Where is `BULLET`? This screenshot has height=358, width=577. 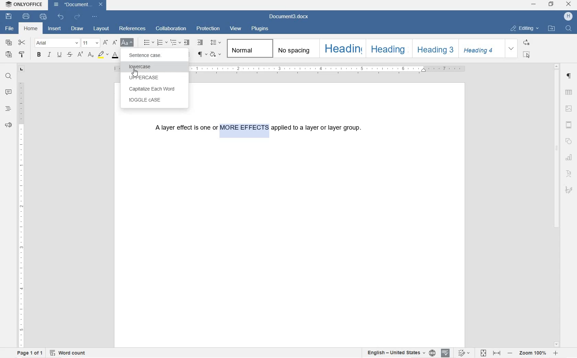 BULLET is located at coordinates (148, 43).